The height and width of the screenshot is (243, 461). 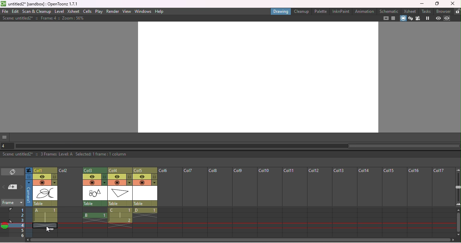 I want to click on zoom in/out, so click(x=458, y=187).